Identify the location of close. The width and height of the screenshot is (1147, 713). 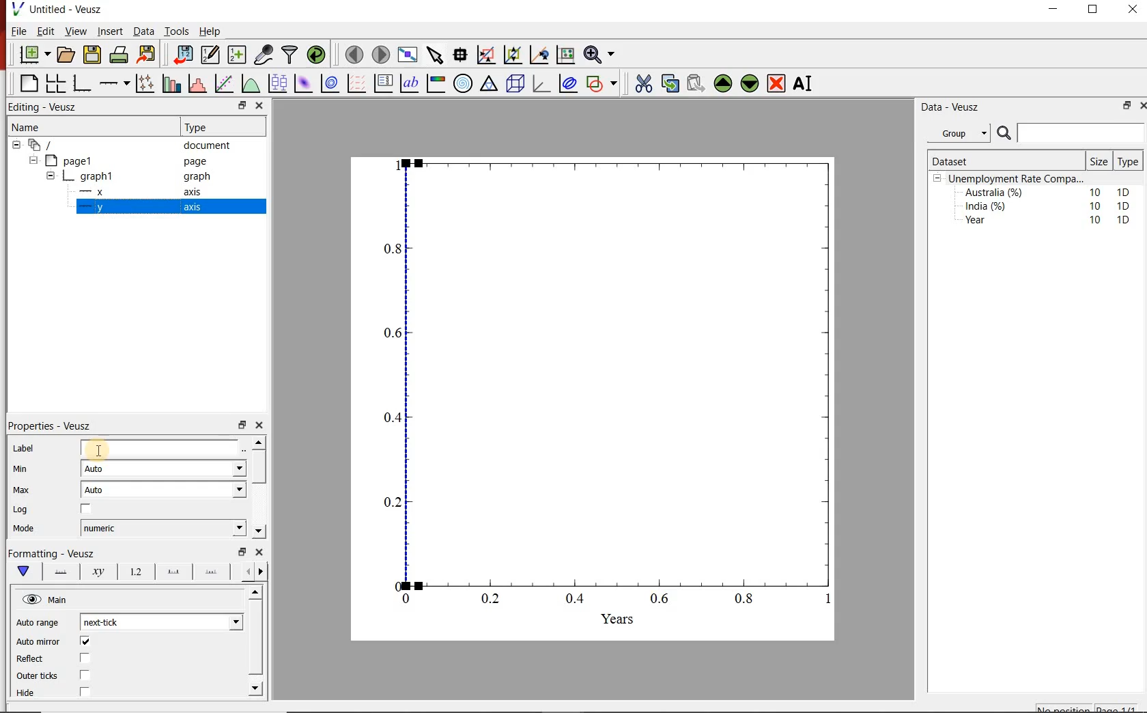
(260, 105).